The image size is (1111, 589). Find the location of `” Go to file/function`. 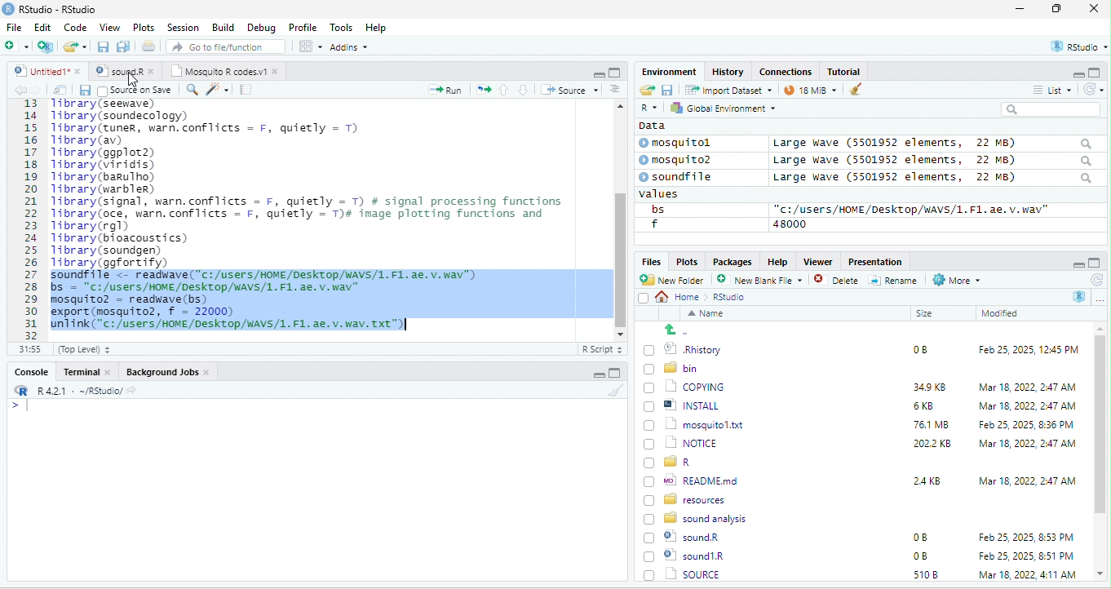

” Go to file/function is located at coordinates (227, 48).